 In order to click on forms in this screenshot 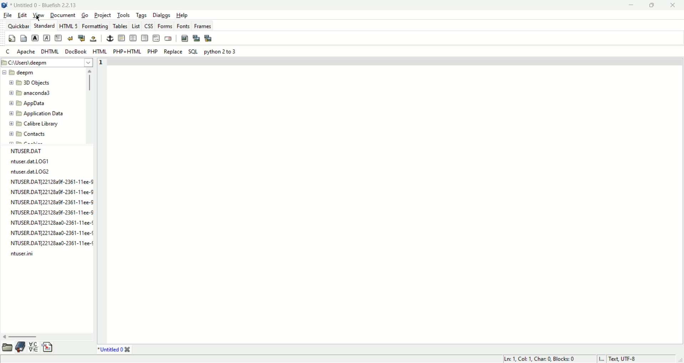, I will do `click(165, 25)`.